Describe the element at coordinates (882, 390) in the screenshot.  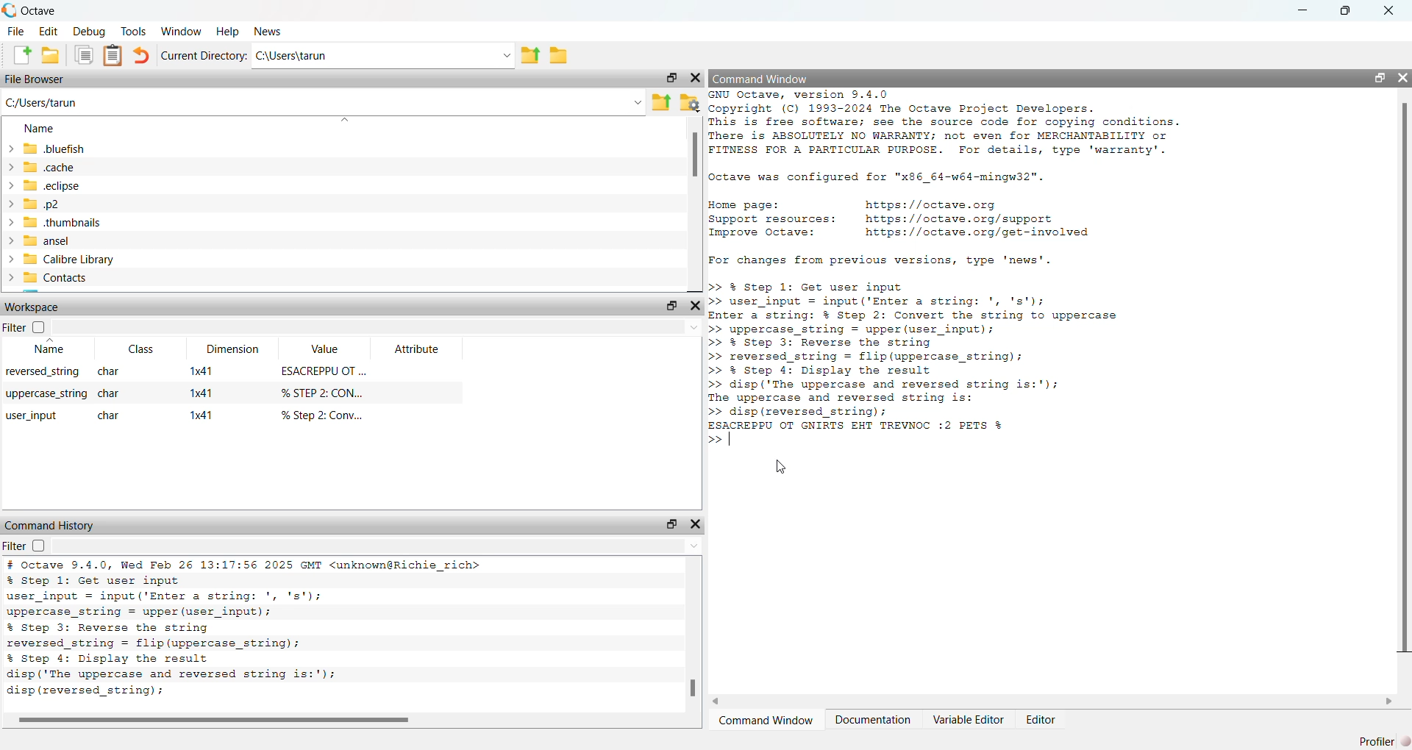
I see `code to display the result` at that location.